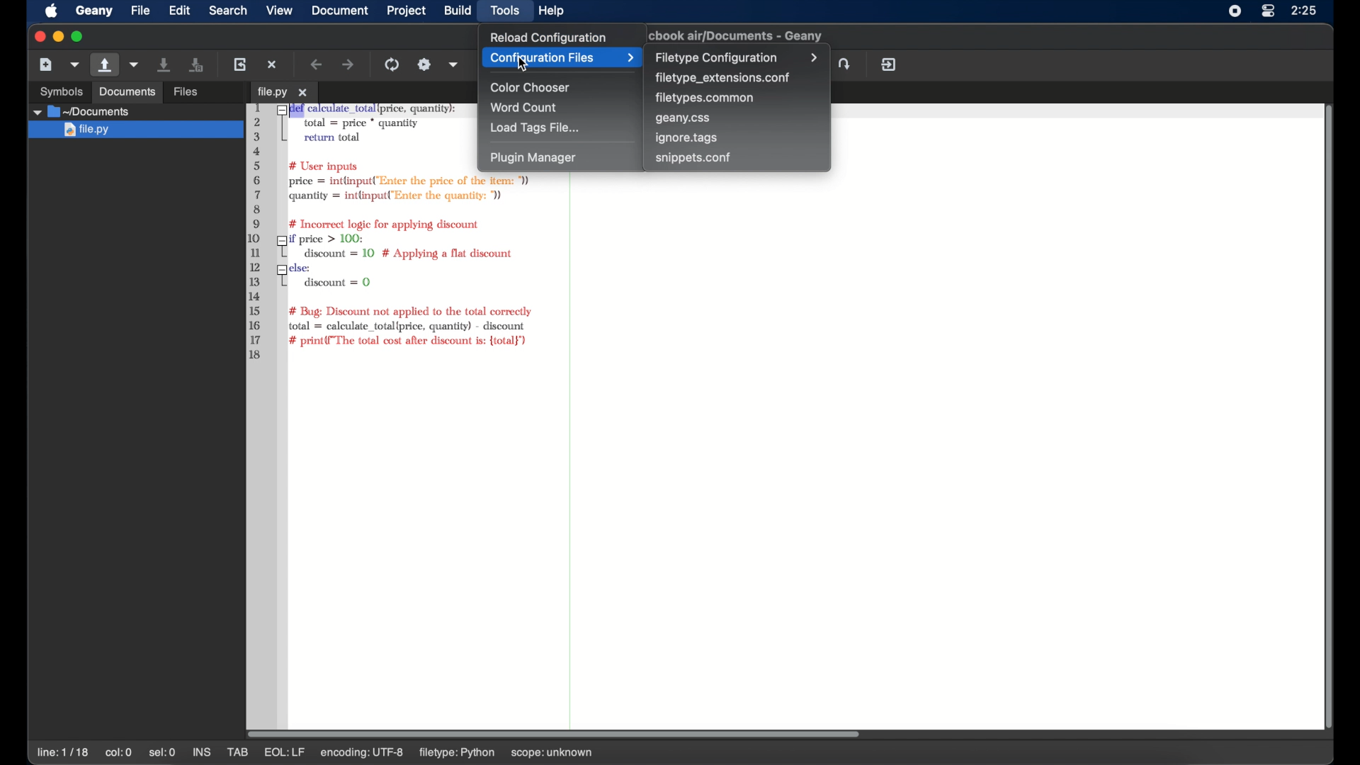 This screenshot has width=1360, height=765. Describe the element at coordinates (394, 64) in the screenshot. I see `compile the current file` at that location.